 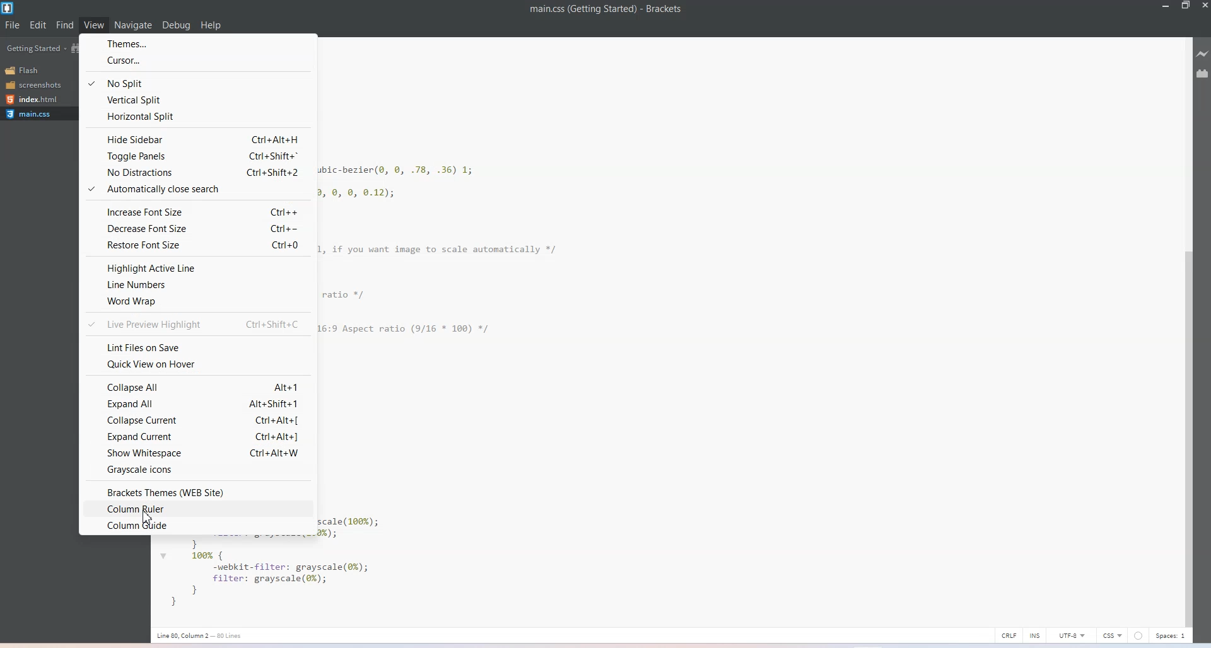 I want to click on Highlight active line, so click(x=198, y=268).